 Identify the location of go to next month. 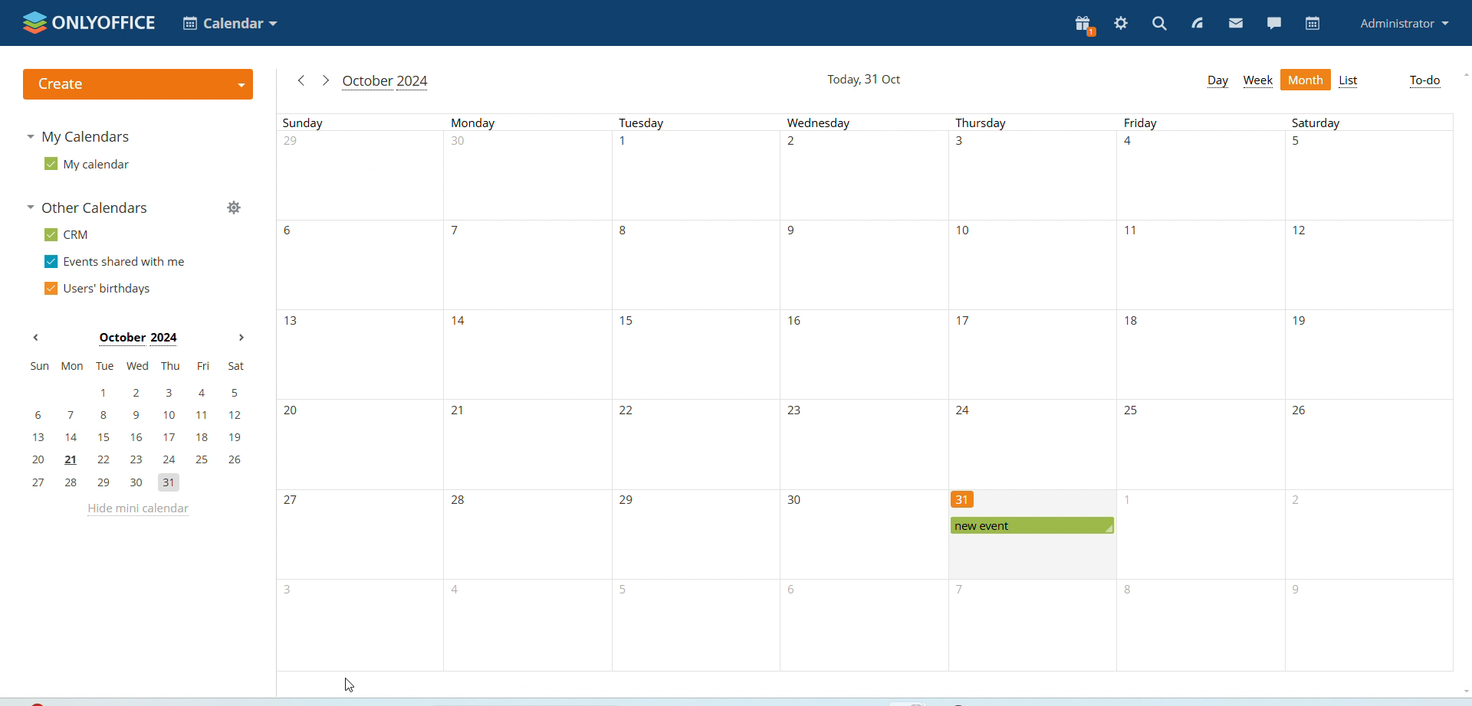
(324, 80).